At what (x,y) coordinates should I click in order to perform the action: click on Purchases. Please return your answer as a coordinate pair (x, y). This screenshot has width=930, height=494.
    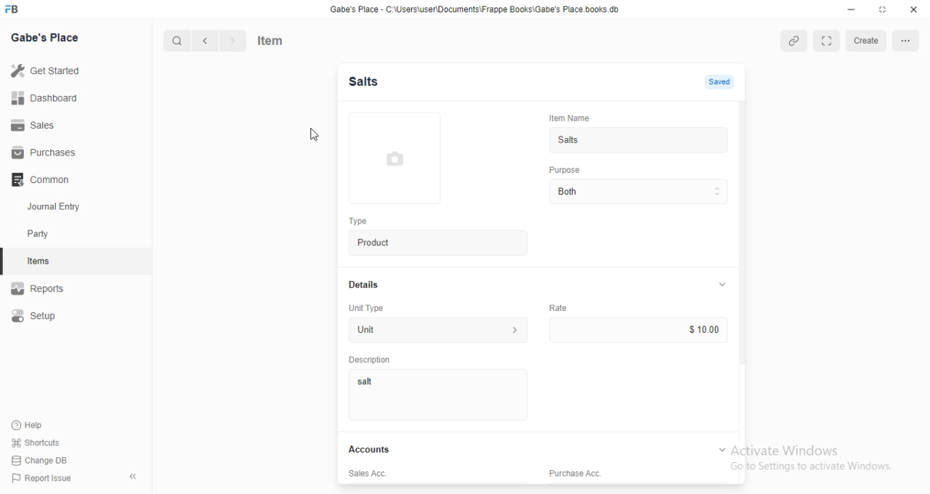
    Looking at the image, I should click on (48, 153).